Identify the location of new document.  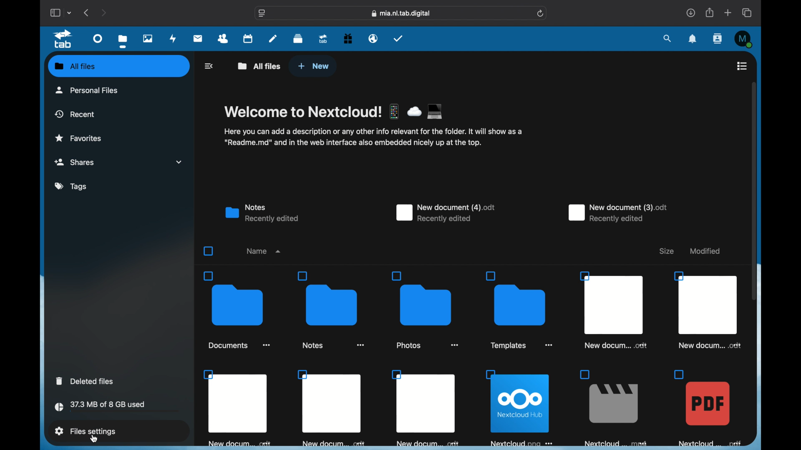
(445, 212).